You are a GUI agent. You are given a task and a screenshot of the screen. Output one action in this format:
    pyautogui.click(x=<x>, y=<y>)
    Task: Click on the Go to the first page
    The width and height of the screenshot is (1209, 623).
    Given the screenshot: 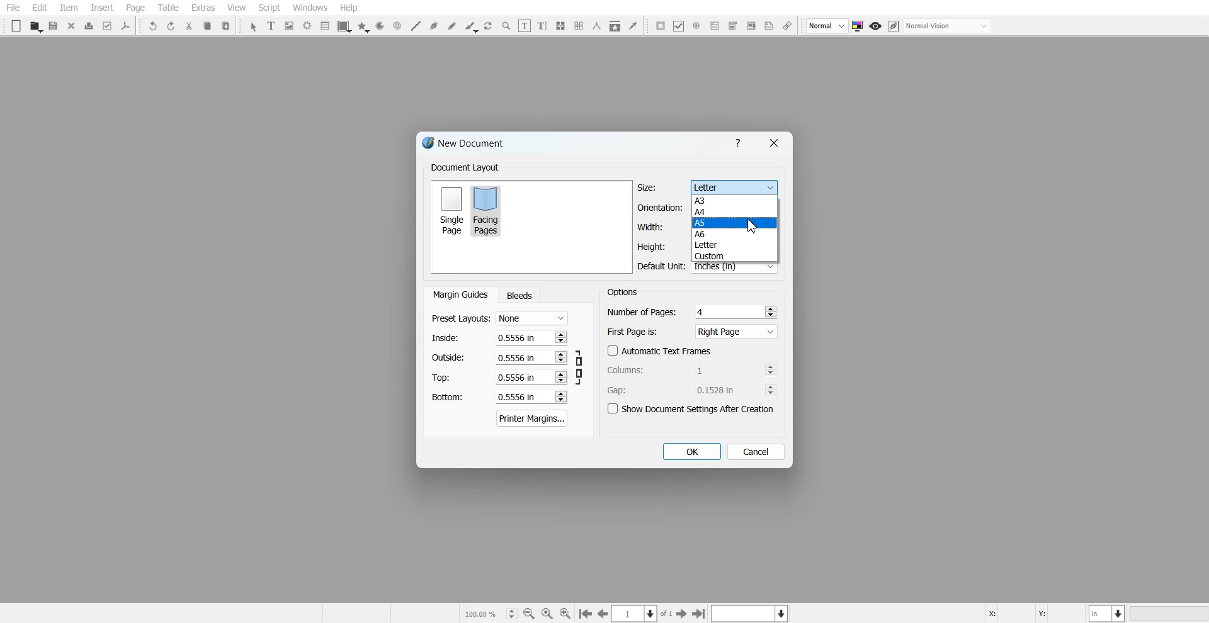 What is the action you would take?
    pyautogui.click(x=585, y=614)
    